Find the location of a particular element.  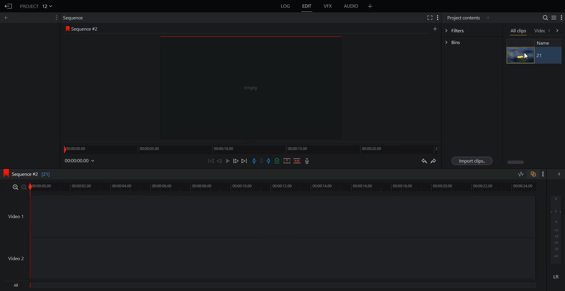

21 is located at coordinates (547, 56).